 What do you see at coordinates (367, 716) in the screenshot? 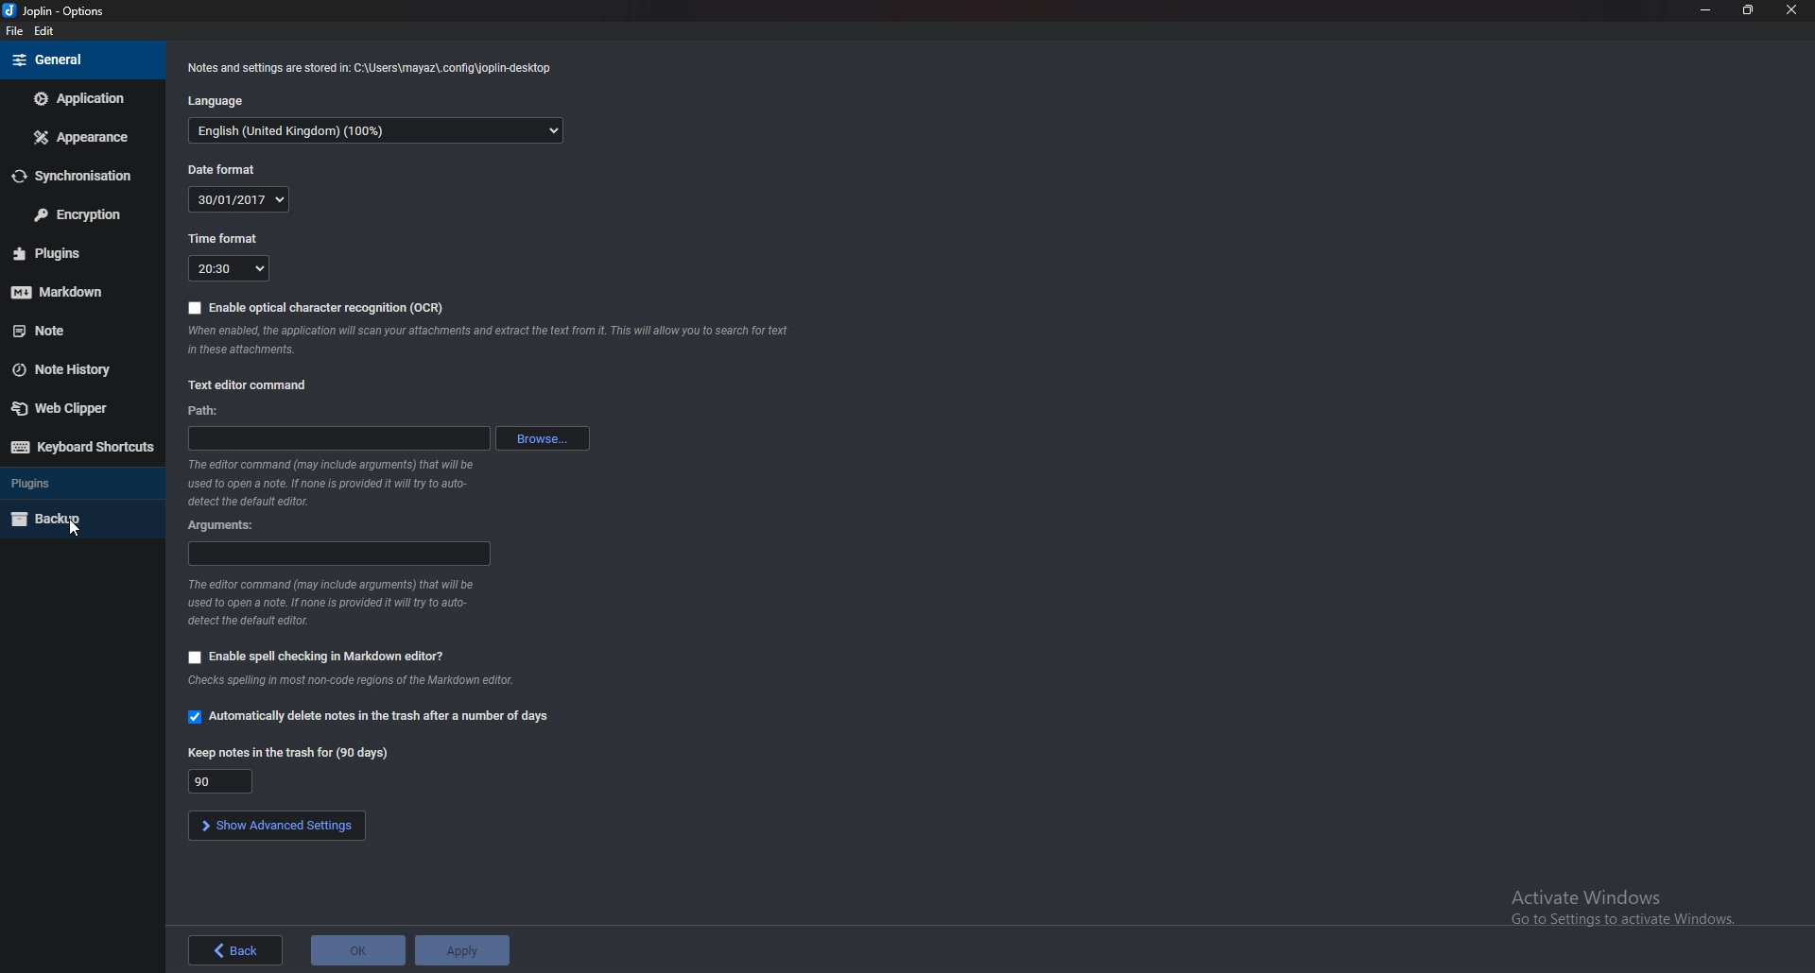
I see `Automatically delete notes` at bounding box center [367, 716].